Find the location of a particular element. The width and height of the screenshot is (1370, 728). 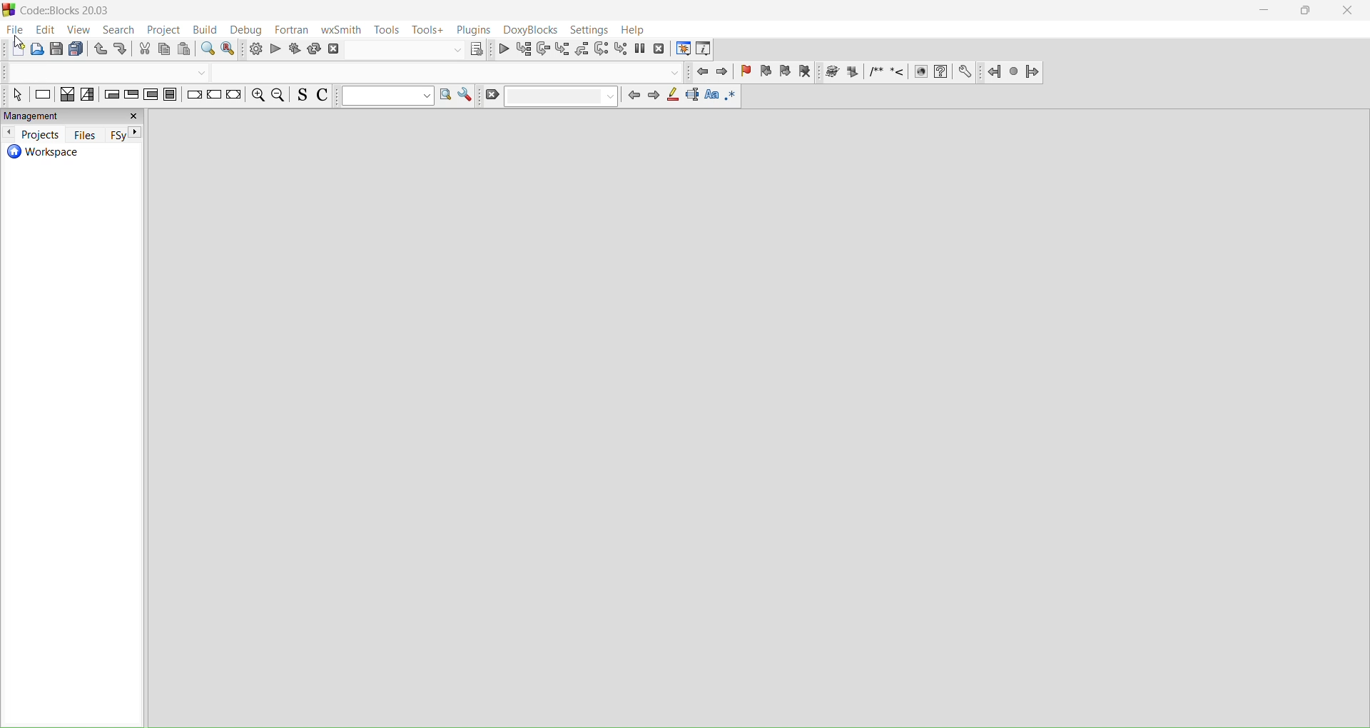

various info is located at coordinates (706, 49).